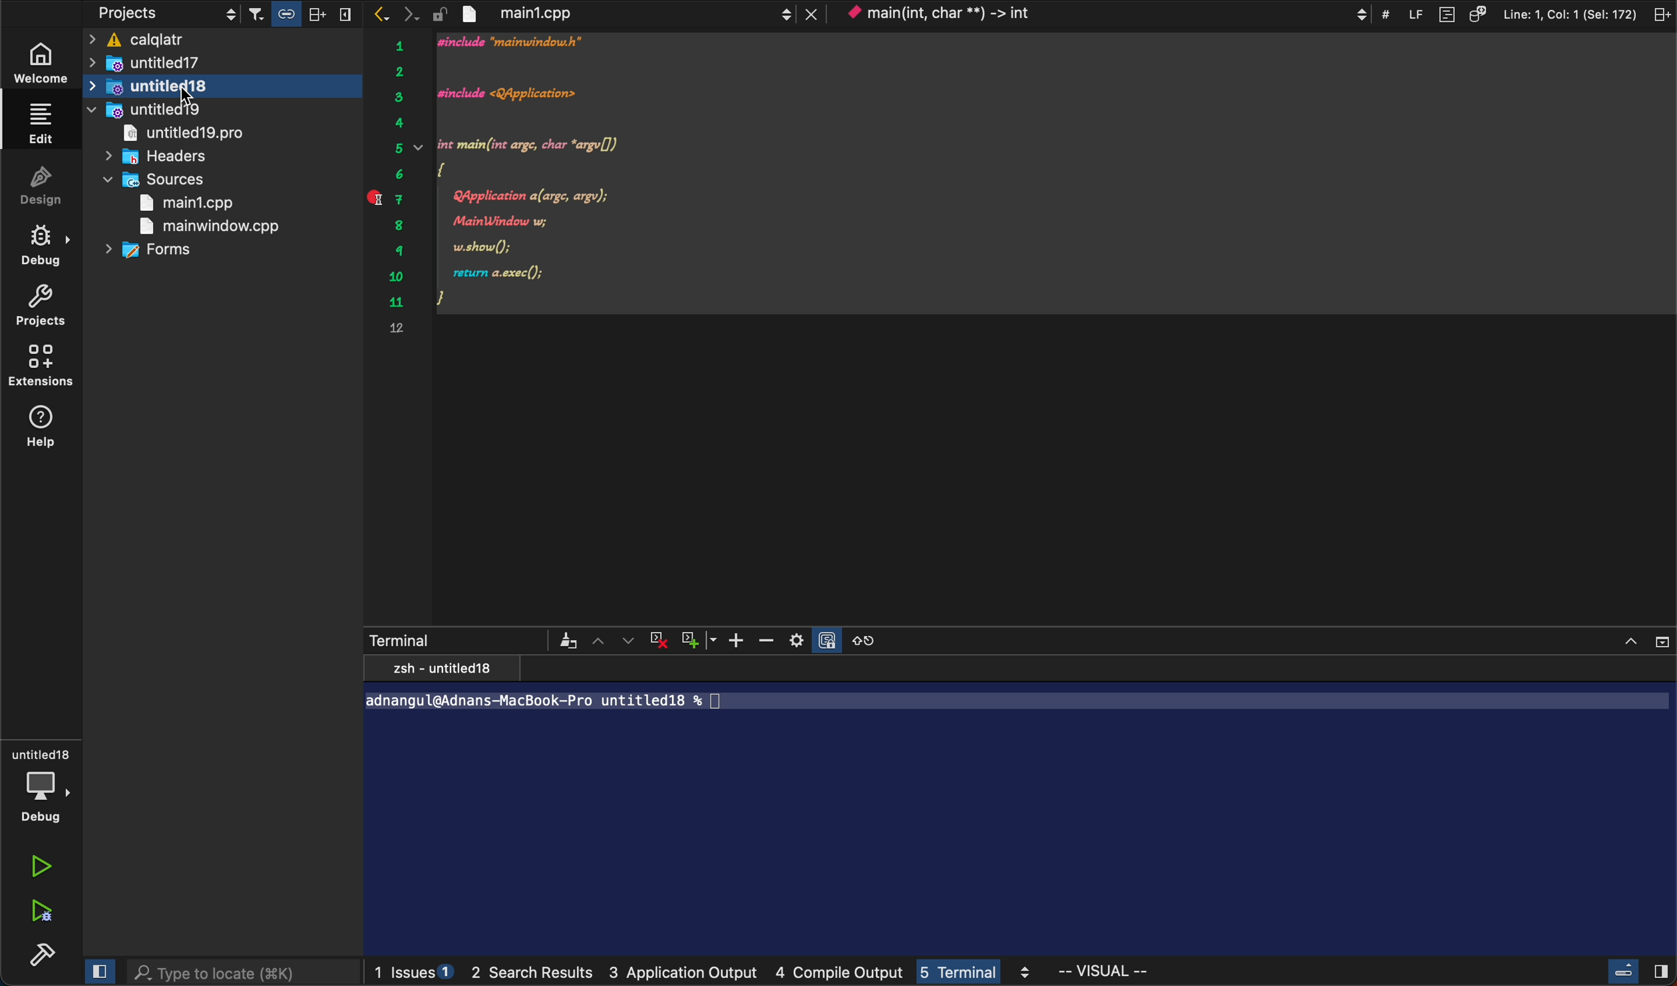 This screenshot has height=986, width=1677. Describe the element at coordinates (1636, 973) in the screenshot. I see `close slidebar` at that location.